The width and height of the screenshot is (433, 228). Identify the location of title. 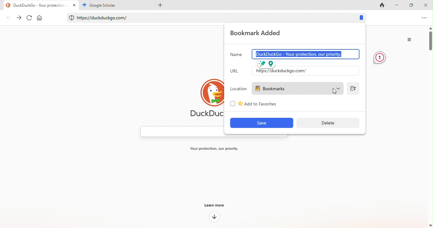
(115, 5).